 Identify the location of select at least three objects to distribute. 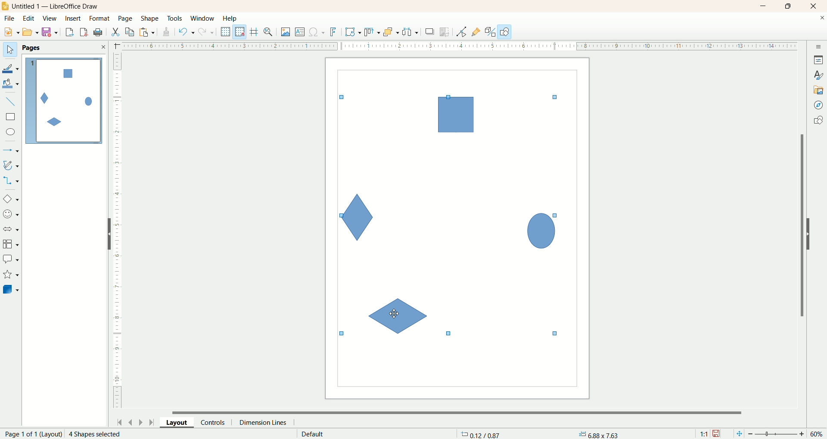
(411, 32).